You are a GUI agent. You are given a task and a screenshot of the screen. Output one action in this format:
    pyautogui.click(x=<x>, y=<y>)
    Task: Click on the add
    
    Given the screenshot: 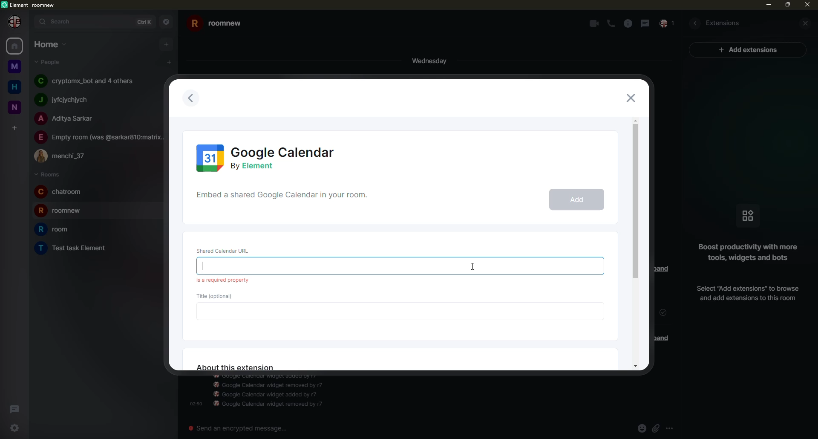 What is the action you would take?
    pyautogui.click(x=14, y=128)
    